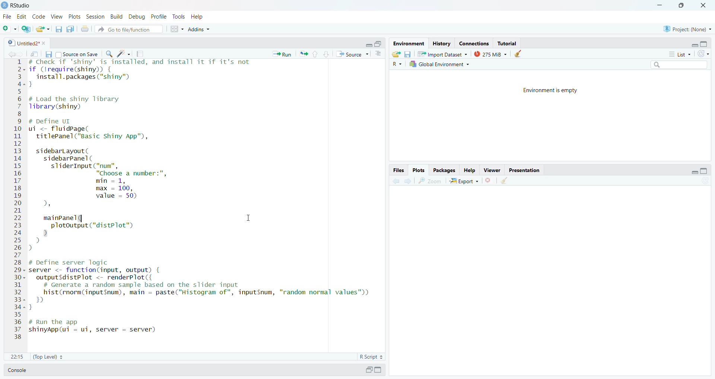  I want to click on save, so click(48, 54).